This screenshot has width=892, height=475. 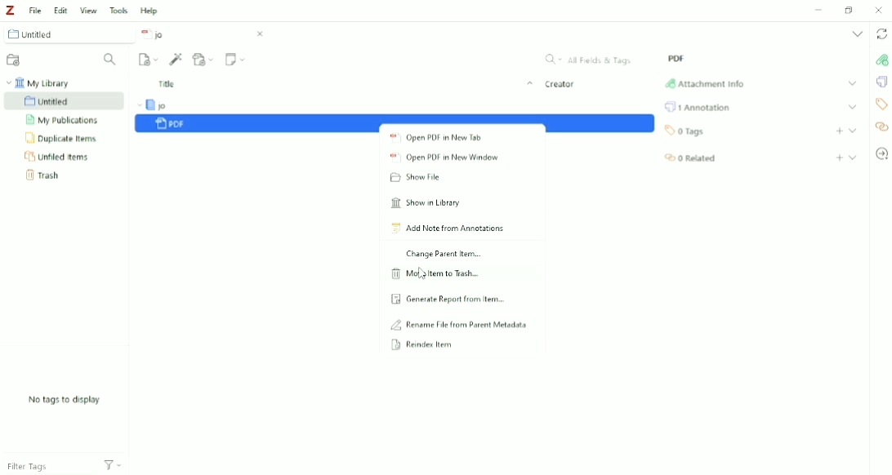 I want to click on New Collection, so click(x=15, y=60).